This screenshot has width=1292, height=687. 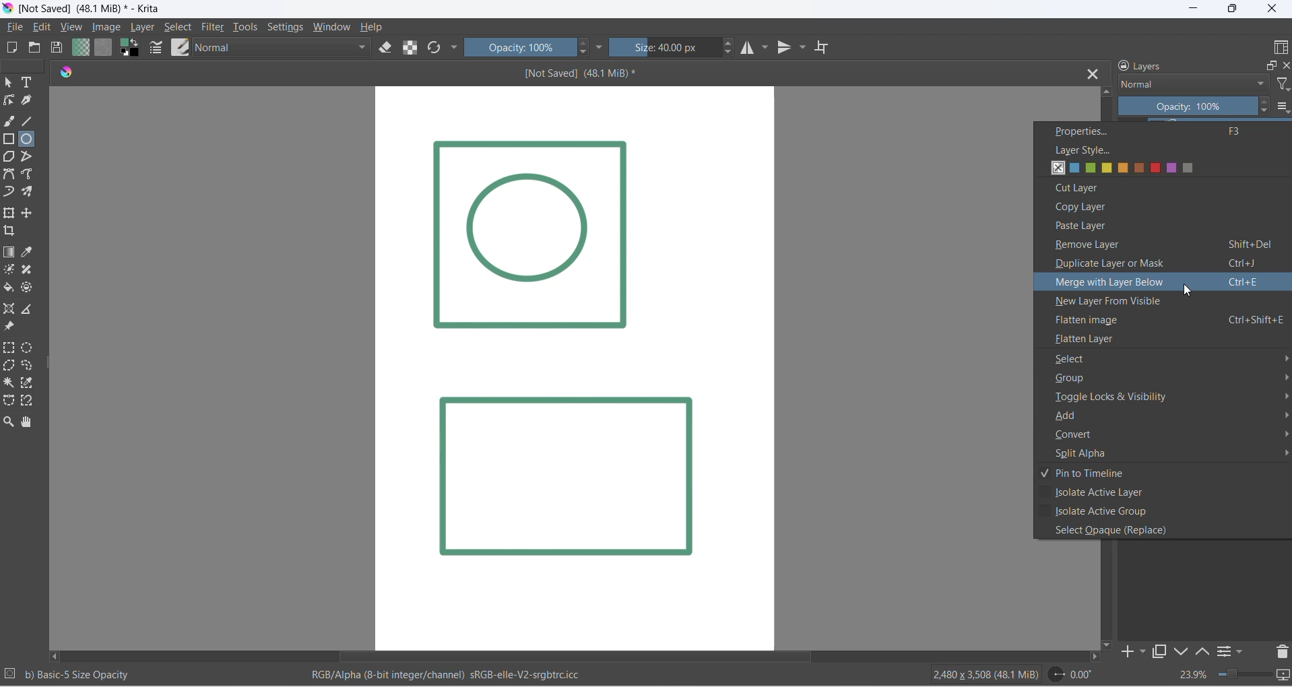 What do you see at coordinates (9, 366) in the screenshot?
I see `polygon selection toll` at bounding box center [9, 366].